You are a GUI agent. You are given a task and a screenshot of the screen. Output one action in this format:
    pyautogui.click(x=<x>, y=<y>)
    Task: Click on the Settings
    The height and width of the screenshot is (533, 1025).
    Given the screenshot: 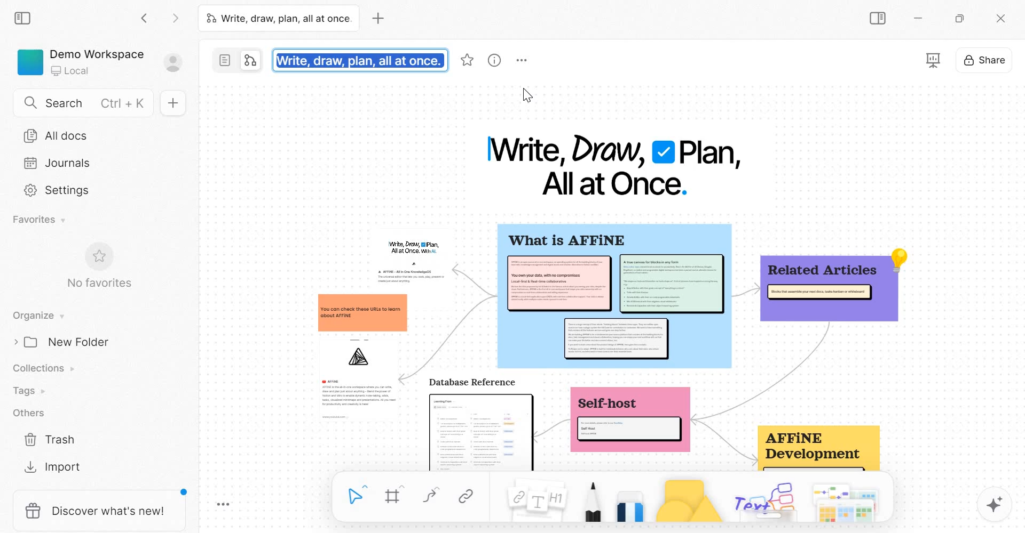 What is the action you would take?
    pyautogui.click(x=56, y=191)
    